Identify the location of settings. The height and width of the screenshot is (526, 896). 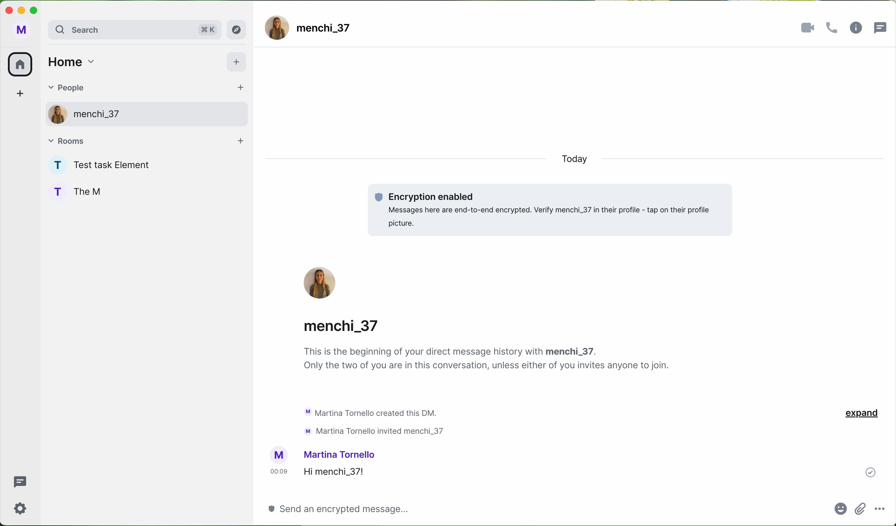
(21, 508).